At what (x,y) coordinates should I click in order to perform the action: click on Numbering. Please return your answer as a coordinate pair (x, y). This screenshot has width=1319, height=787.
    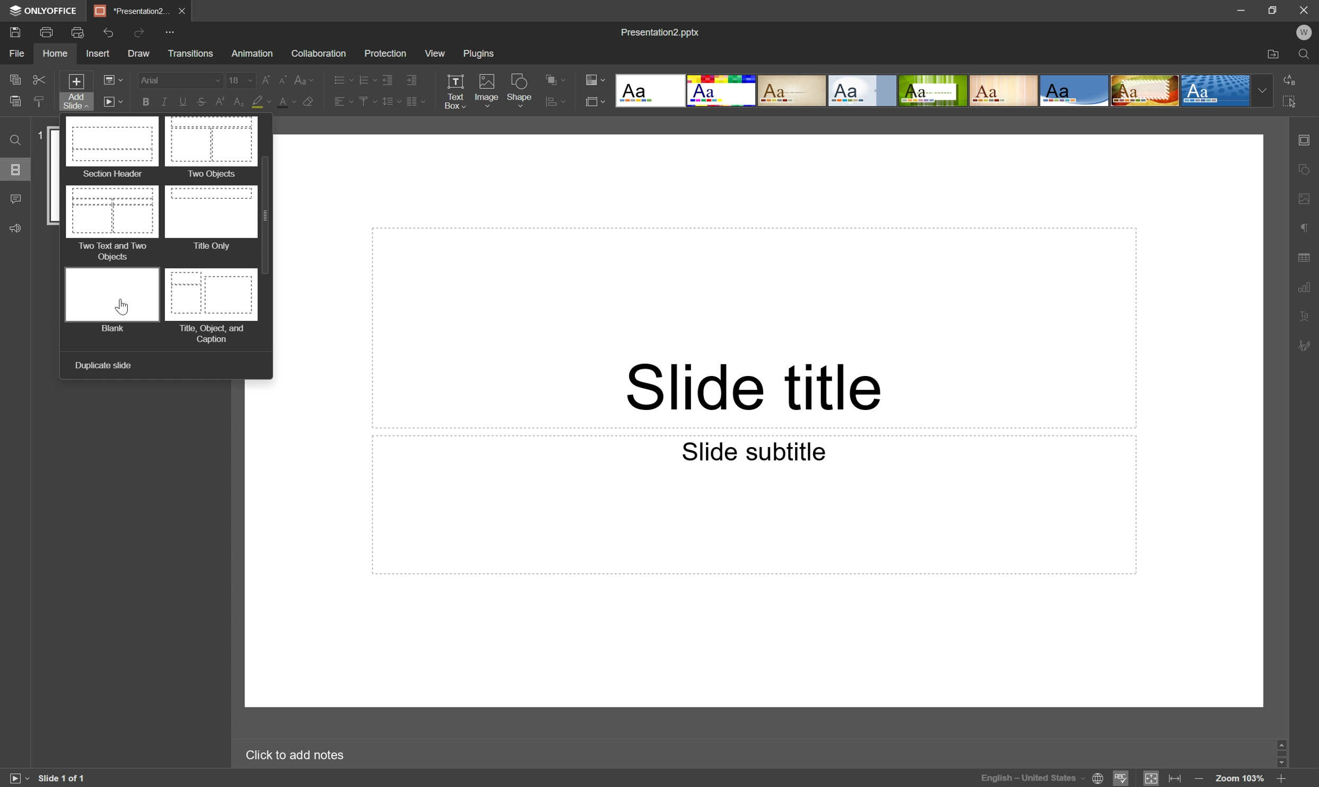
    Looking at the image, I should click on (366, 78).